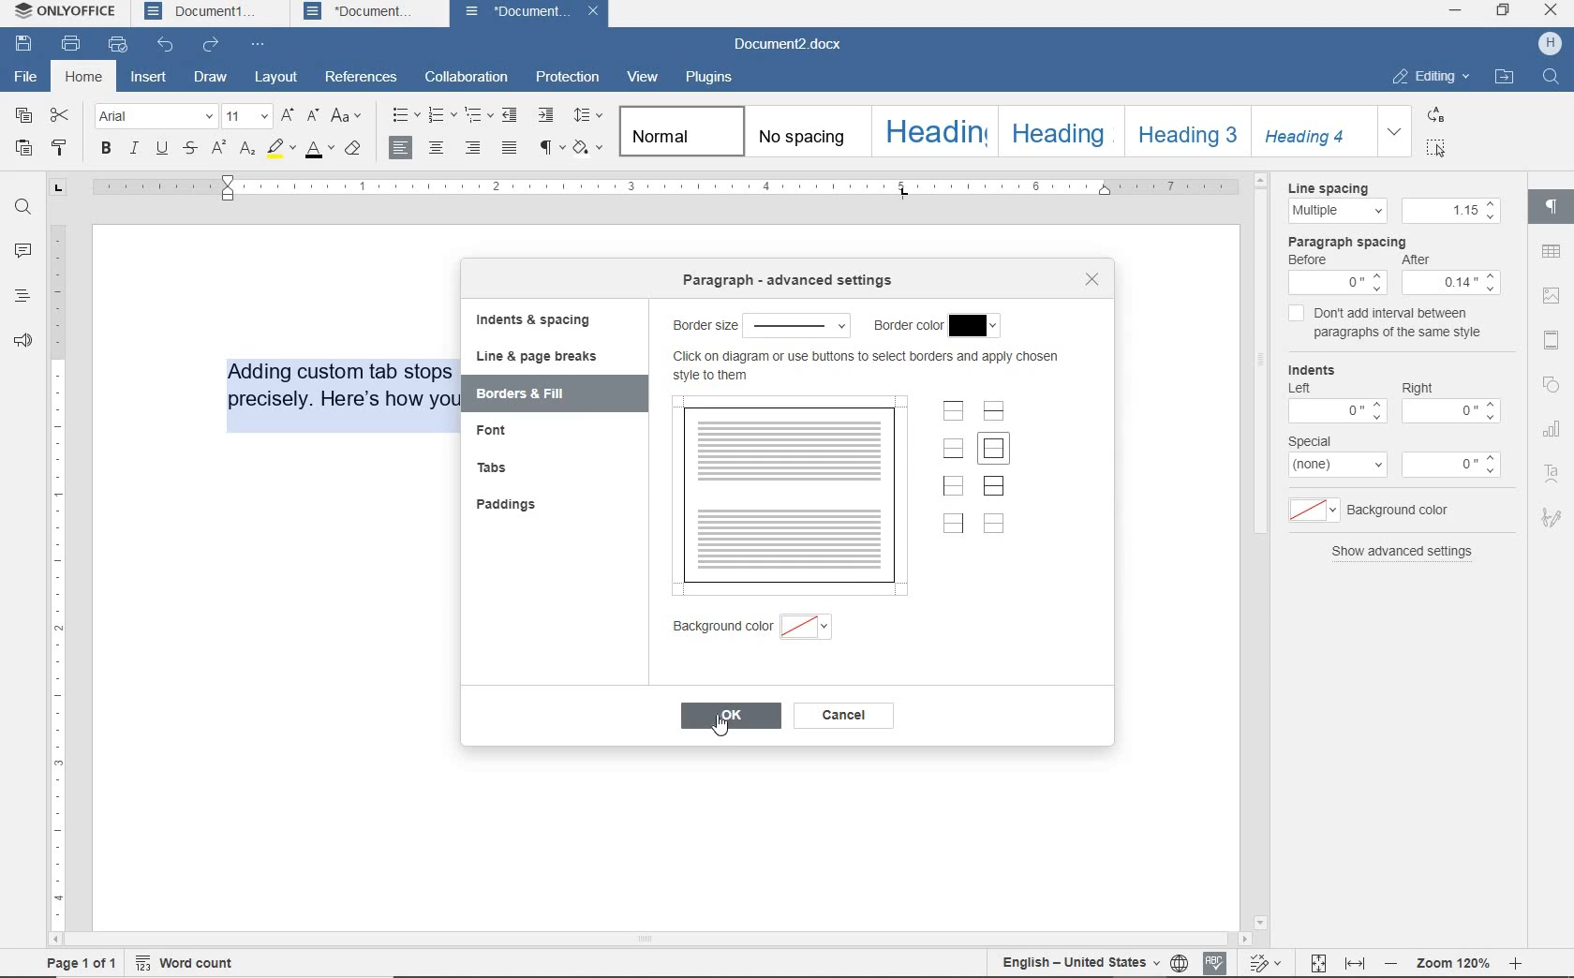 The image size is (1574, 978). I want to click on set bottom border only, so click(953, 449).